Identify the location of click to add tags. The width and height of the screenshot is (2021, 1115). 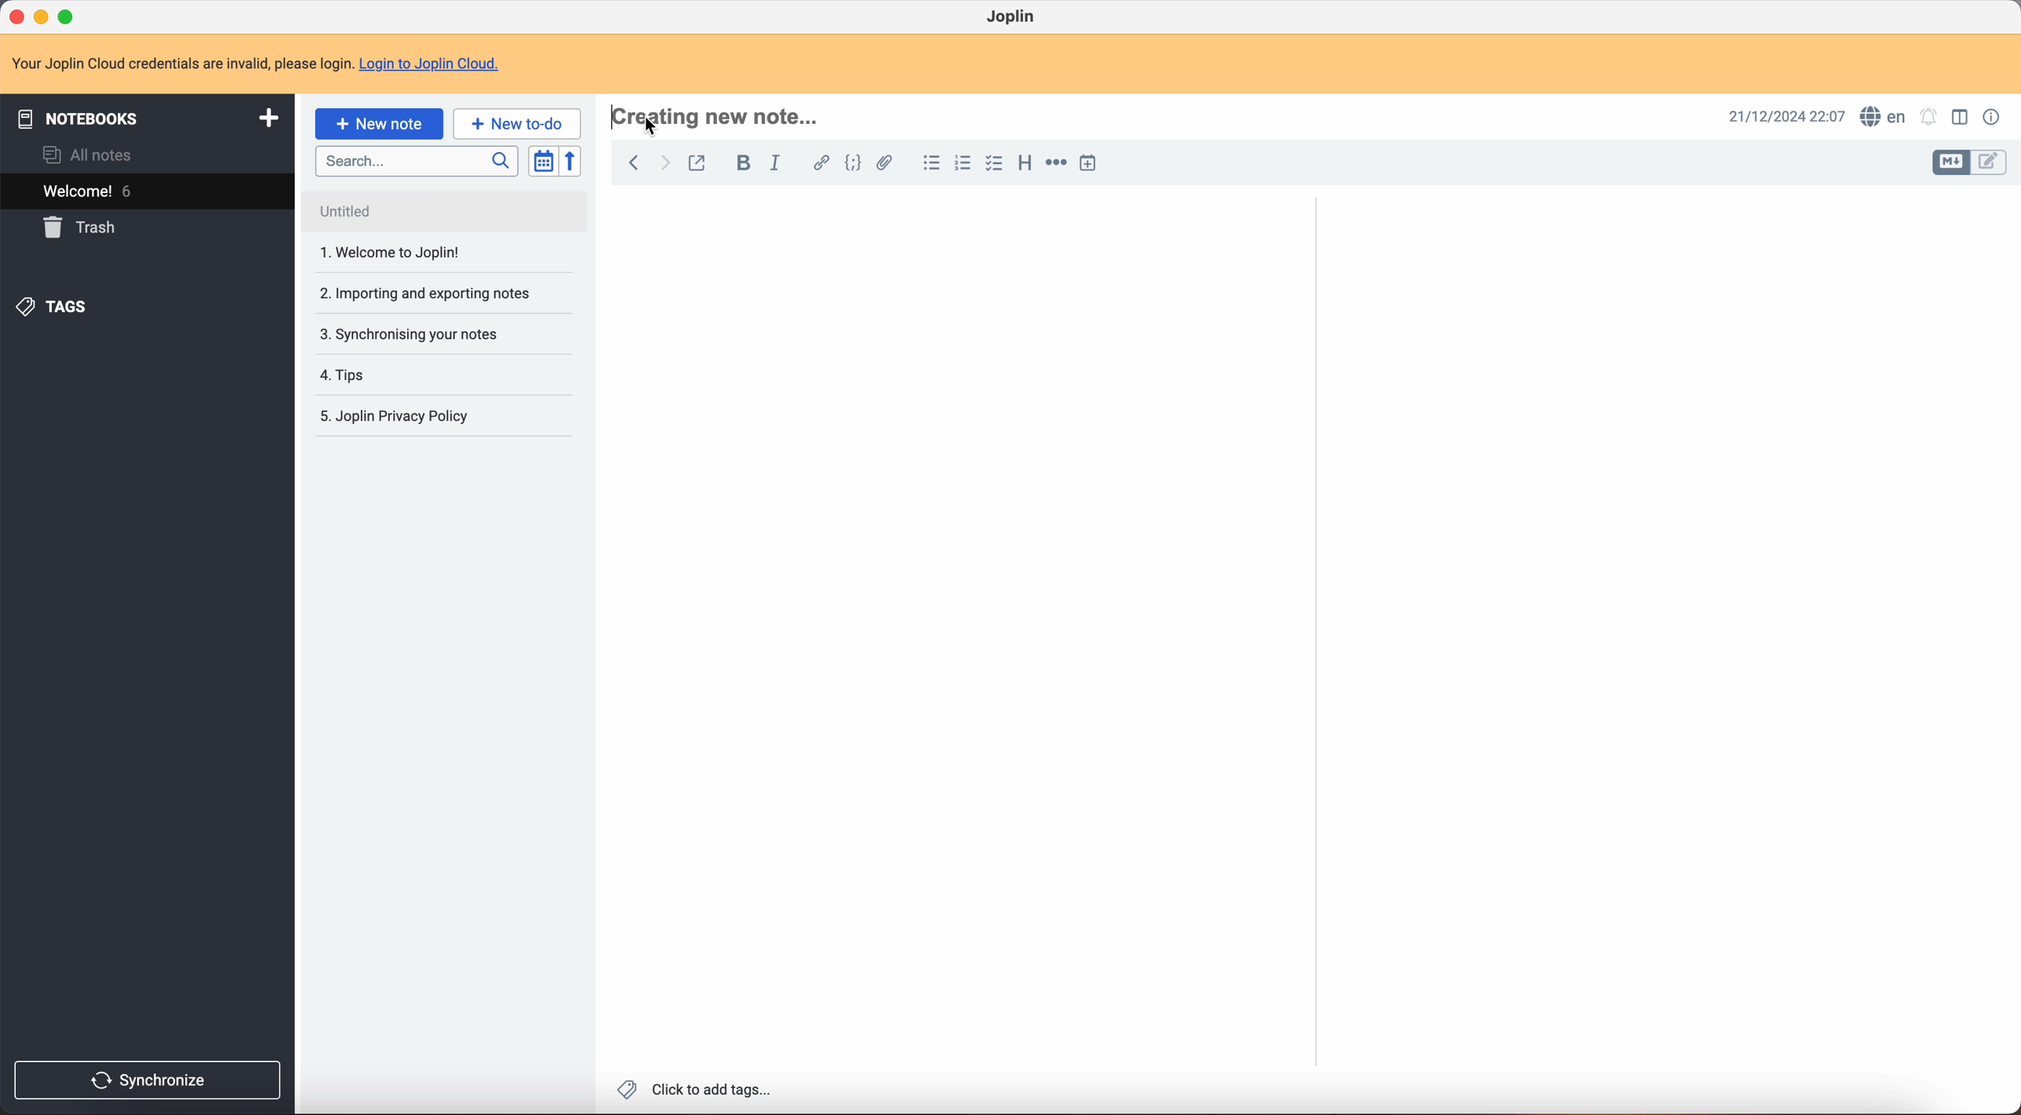
(692, 1091).